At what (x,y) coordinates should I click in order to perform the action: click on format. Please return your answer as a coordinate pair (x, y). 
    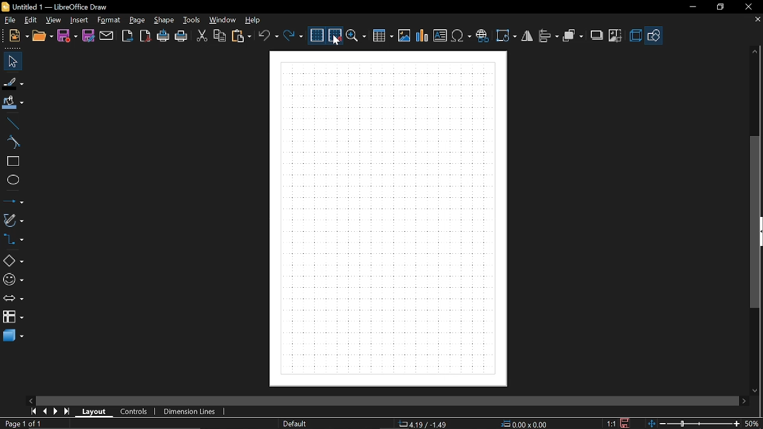
    Looking at the image, I should click on (108, 20).